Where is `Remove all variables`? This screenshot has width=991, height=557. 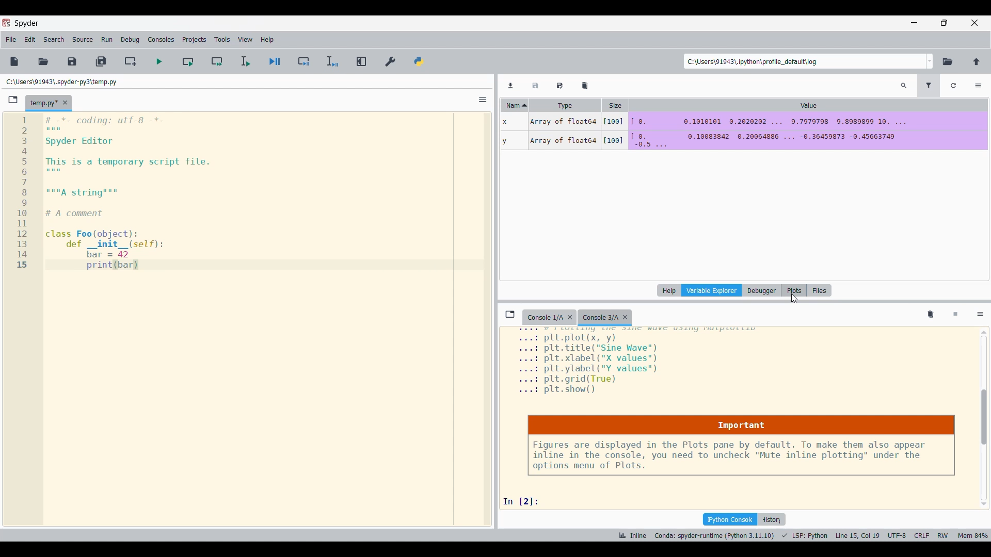
Remove all variables is located at coordinates (585, 86).